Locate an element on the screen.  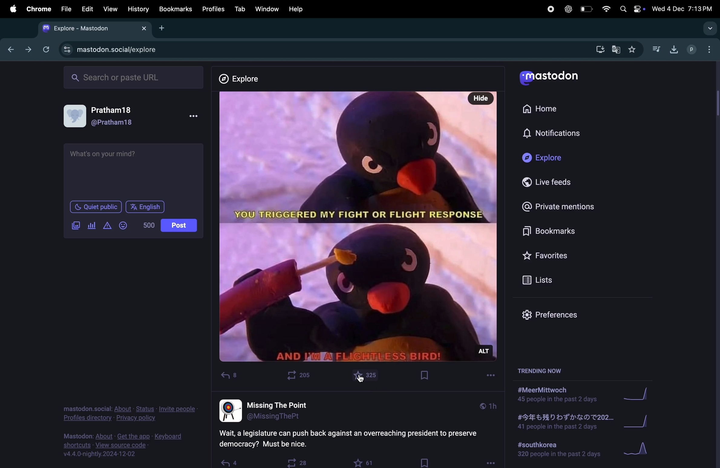
Post is located at coordinates (357, 226).